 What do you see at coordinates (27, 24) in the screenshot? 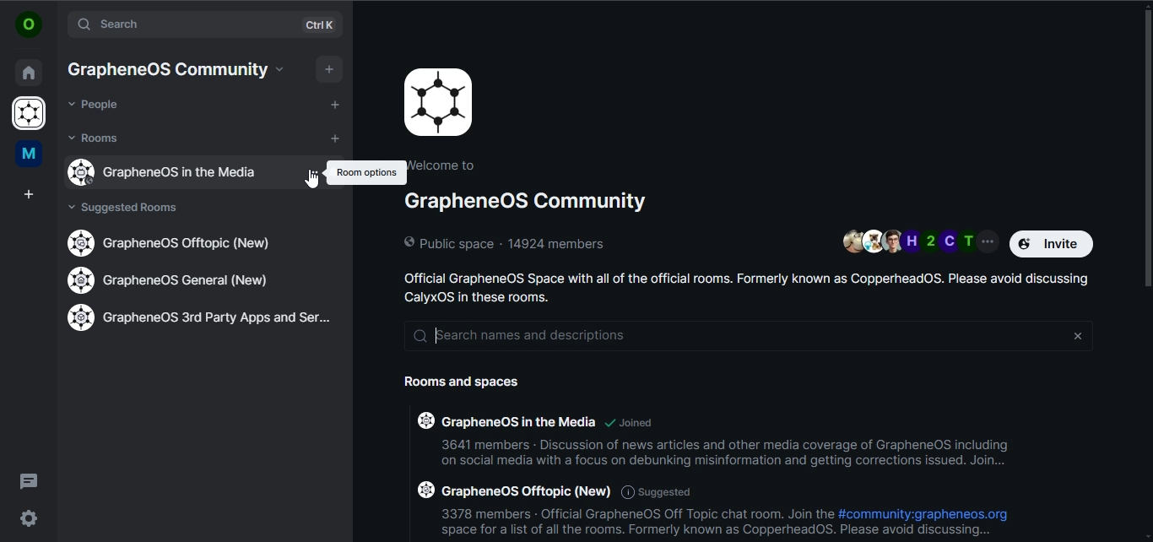
I see `view profile` at bounding box center [27, 24].